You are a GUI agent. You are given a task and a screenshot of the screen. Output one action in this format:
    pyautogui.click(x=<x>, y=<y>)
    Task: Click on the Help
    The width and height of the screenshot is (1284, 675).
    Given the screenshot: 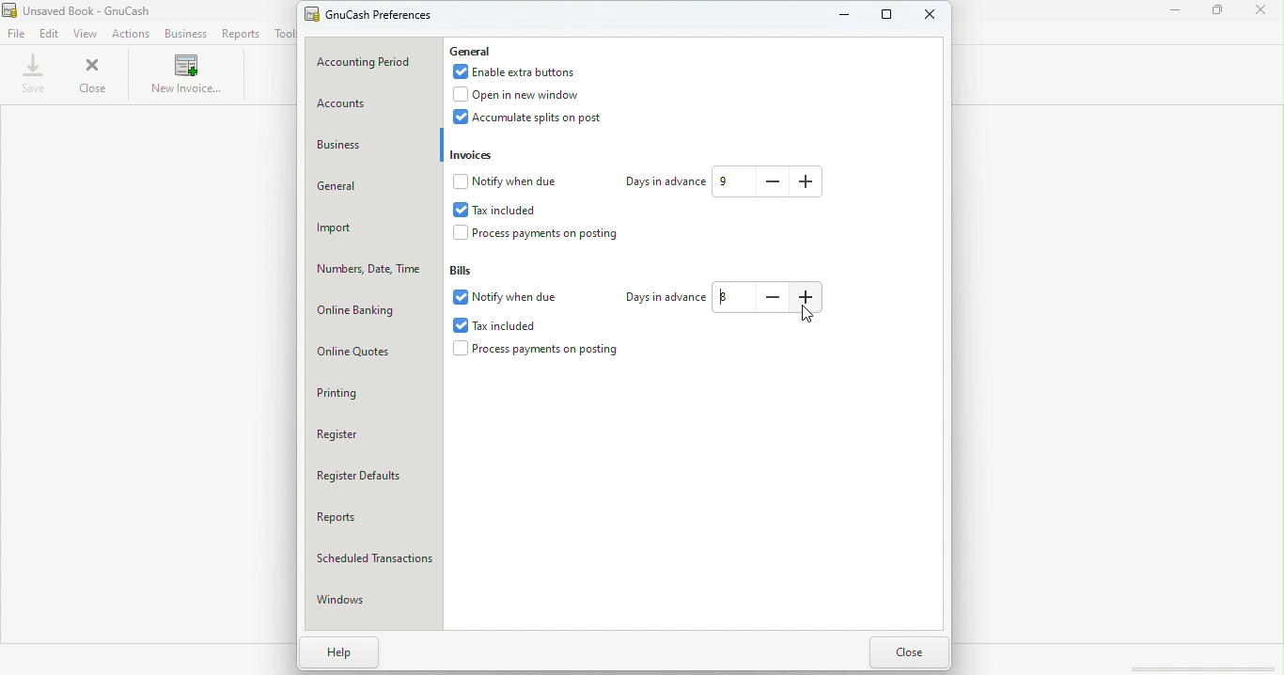 What is the action you would take?
    pyautogui.click(x=334, y=651)
    